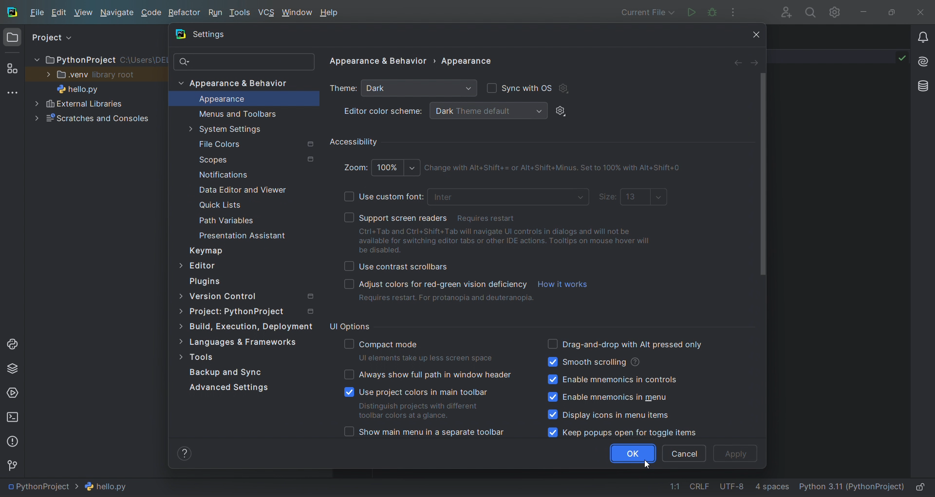  I want to click on option, so click(482, 295).